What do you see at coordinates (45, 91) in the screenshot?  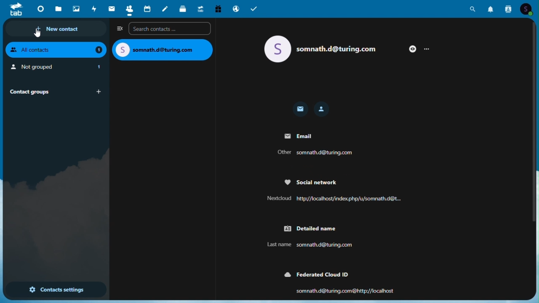 I see `Contact groups` at bounding box center [45, 91].